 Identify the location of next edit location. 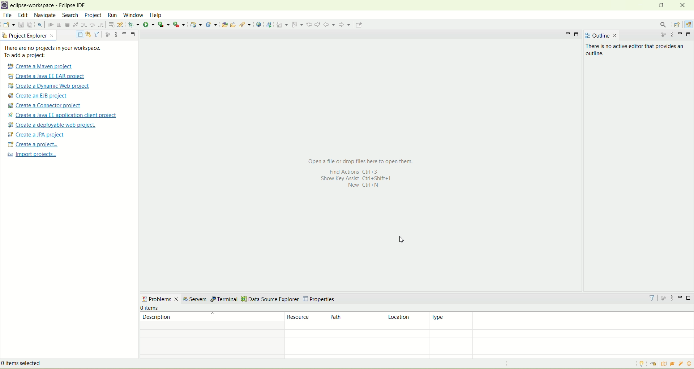
(346, 24).